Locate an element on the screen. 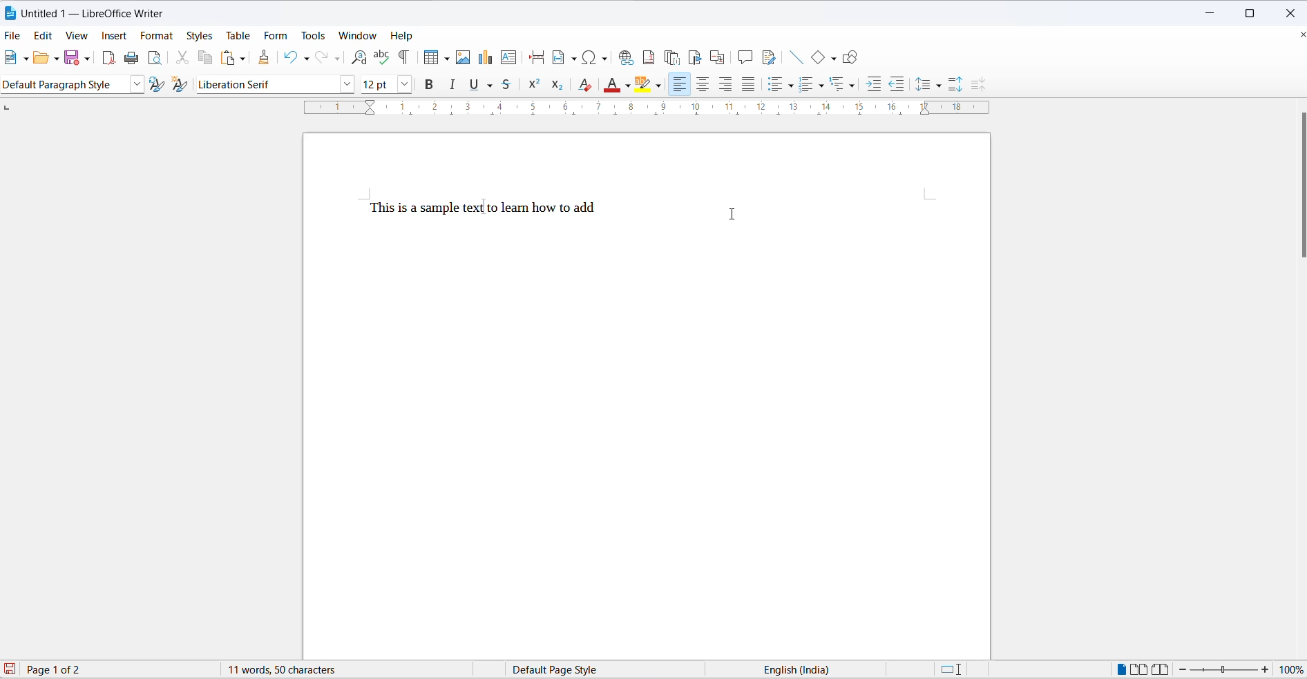  Default Page style is located at coordinates (560, 669).